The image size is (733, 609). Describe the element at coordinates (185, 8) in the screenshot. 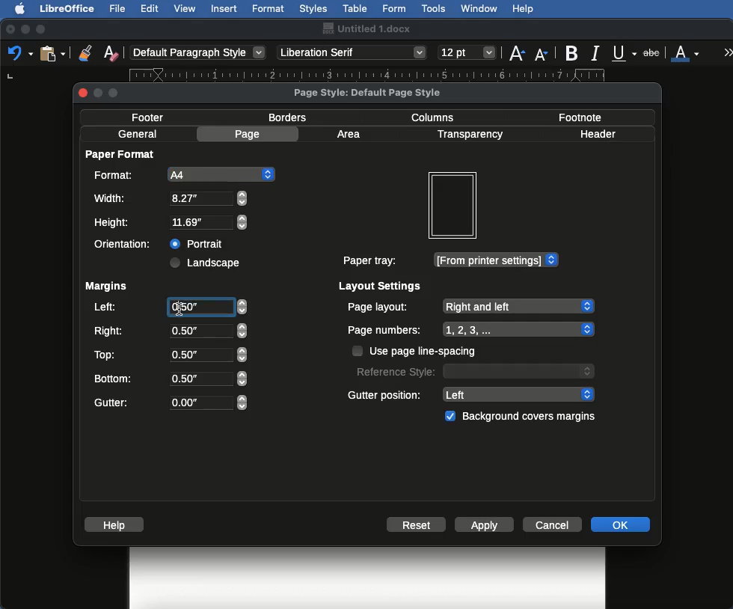

I see `View` at that location.